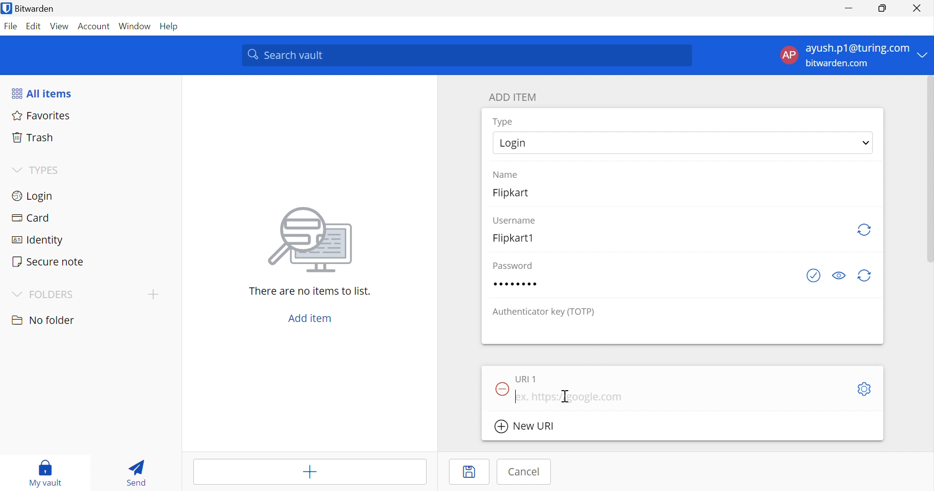  What do you see at coordinates (571, 397) in the screenshot?
I see `eg. https://google.com` at bounding box center [571, 397].